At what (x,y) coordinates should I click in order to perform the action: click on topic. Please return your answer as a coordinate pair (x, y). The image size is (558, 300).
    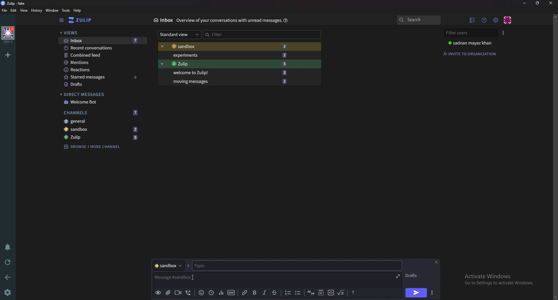
    Looking at the image, I should click on (220, 266).